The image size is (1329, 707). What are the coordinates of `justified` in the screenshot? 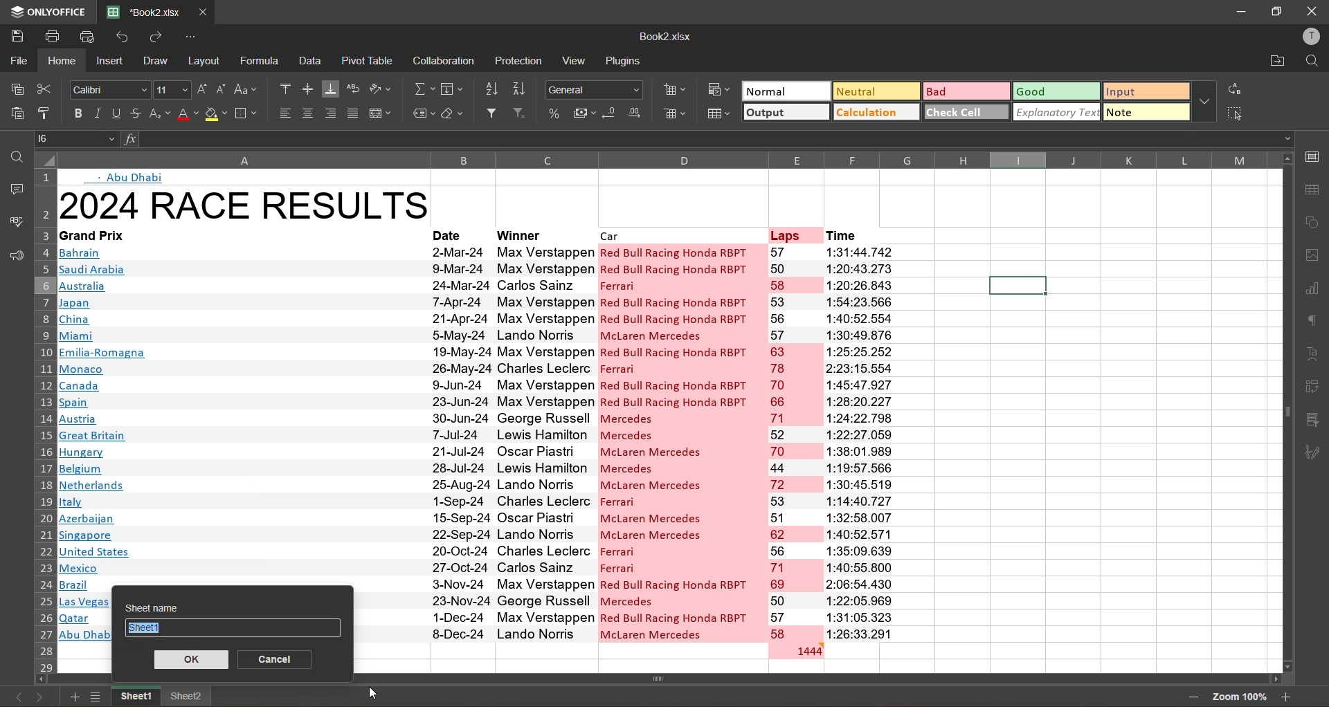 It's located at (352, 115).